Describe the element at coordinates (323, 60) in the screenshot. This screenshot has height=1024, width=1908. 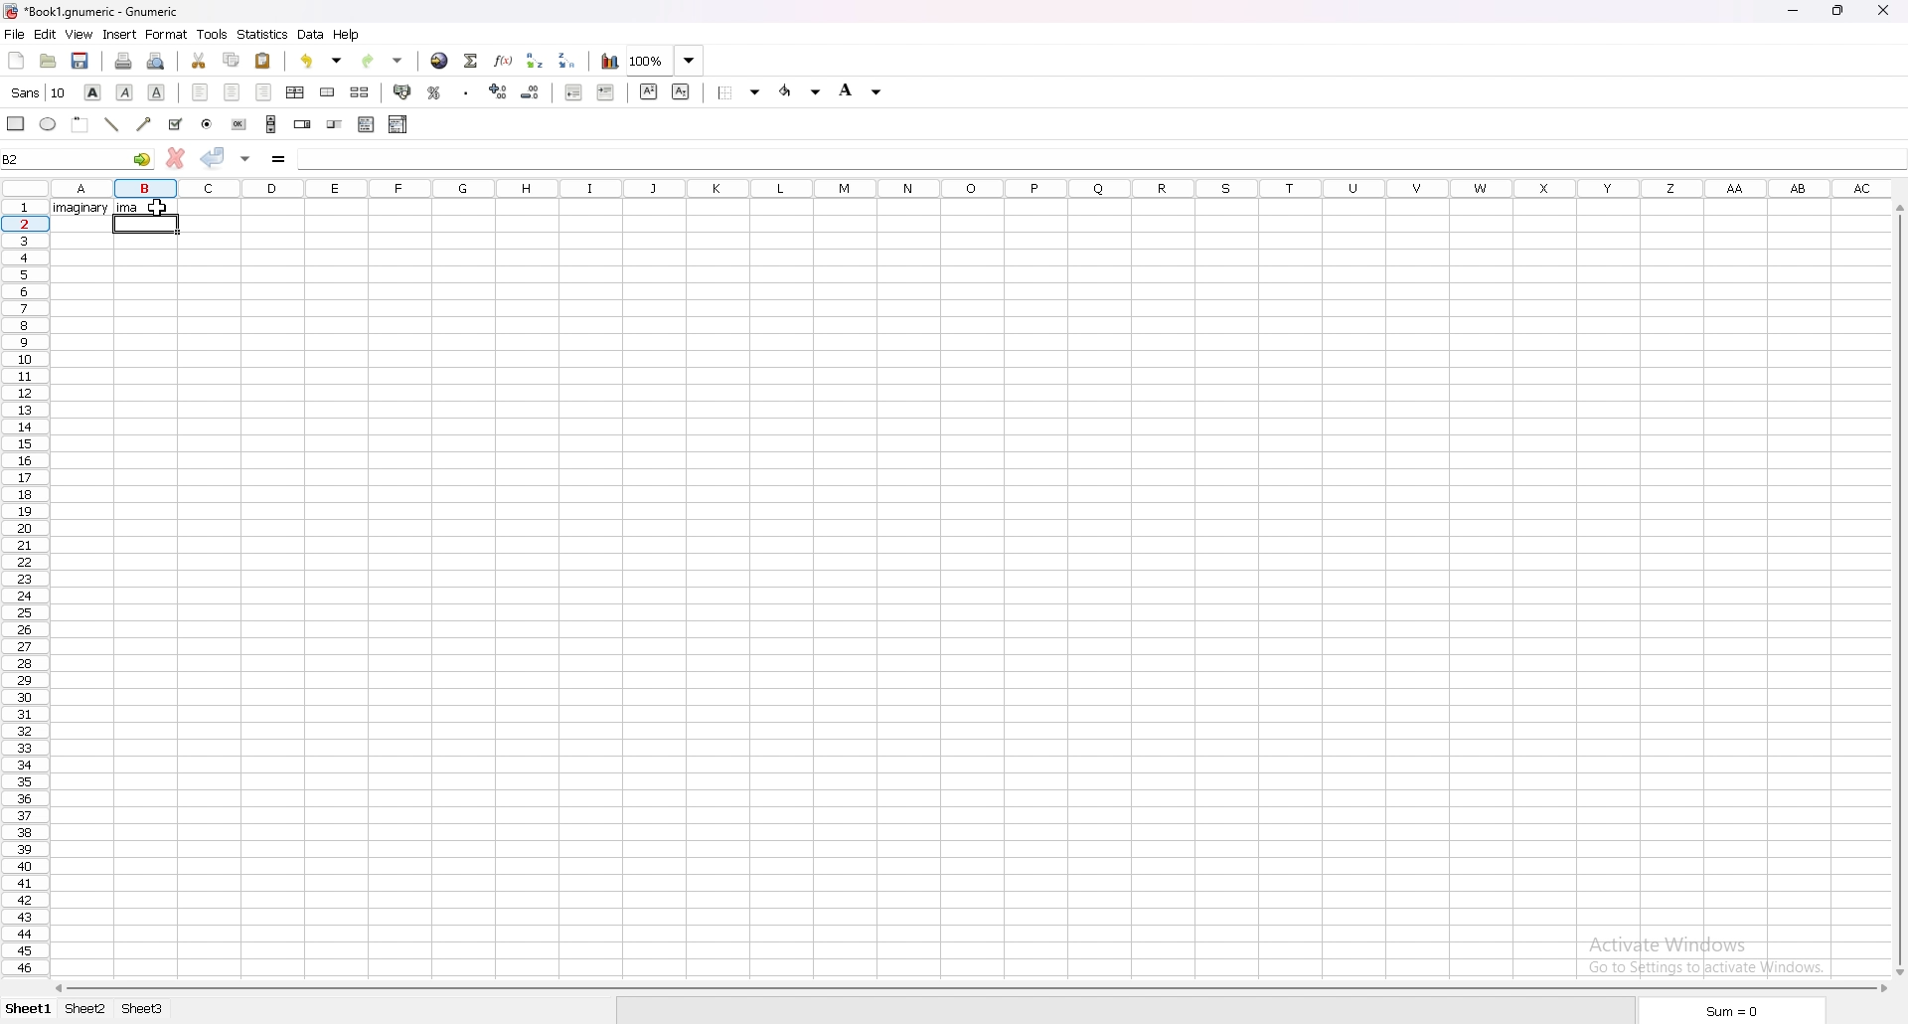
I see `unod` at that location.